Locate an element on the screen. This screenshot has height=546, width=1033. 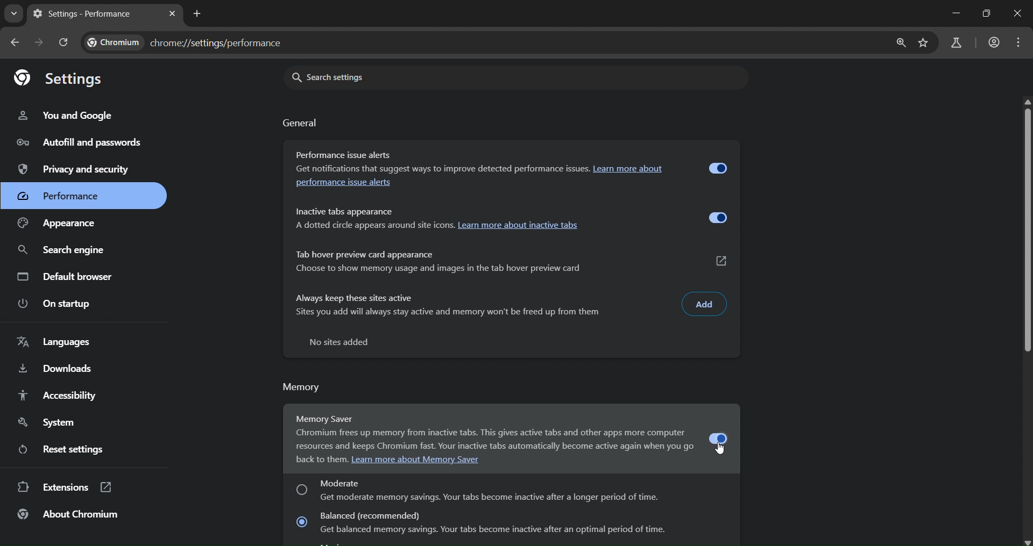
Memory Saver
Chromium frees up memory from inactive tabs. This gives active tabs and other apps more computer
resources and keeps Chromium fast. Your inactive tabs automatically become active again when you go is located at coordinates (497, 432).